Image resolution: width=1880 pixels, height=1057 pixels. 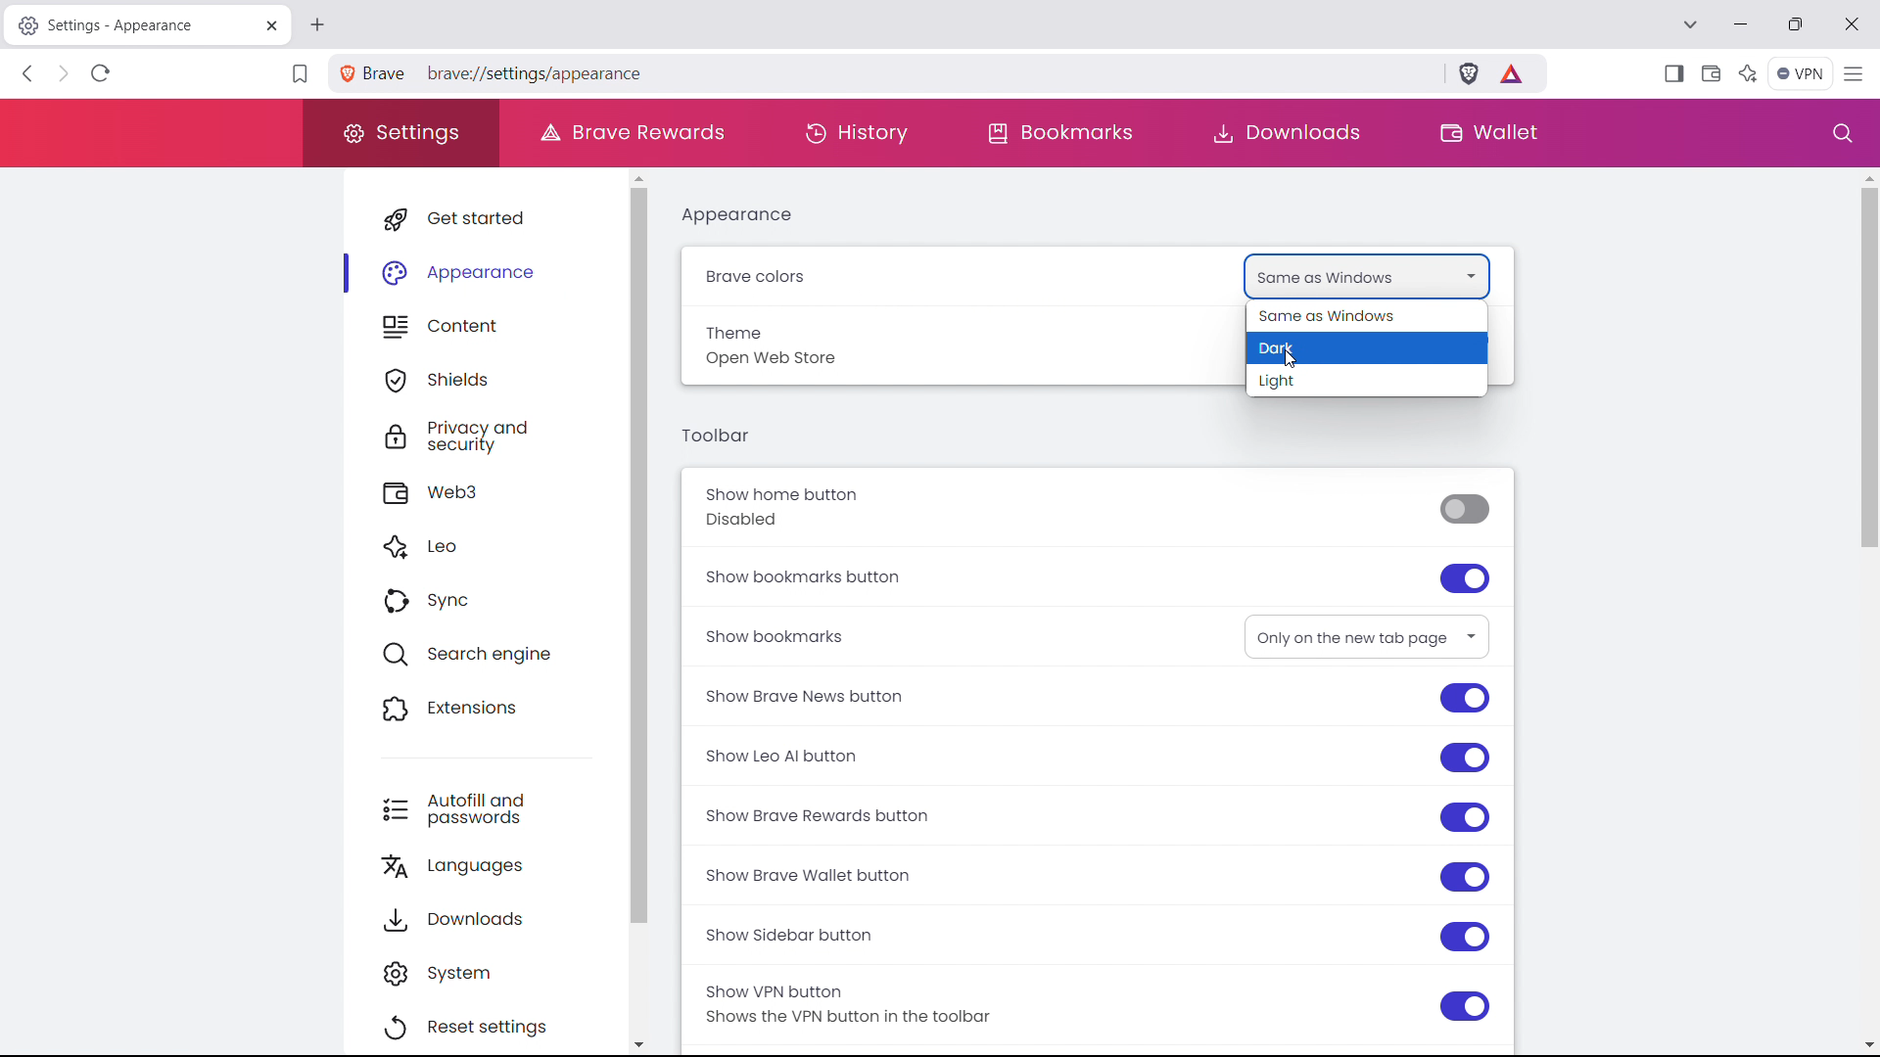 I want to click on drak, so click(x=1367, y=347).